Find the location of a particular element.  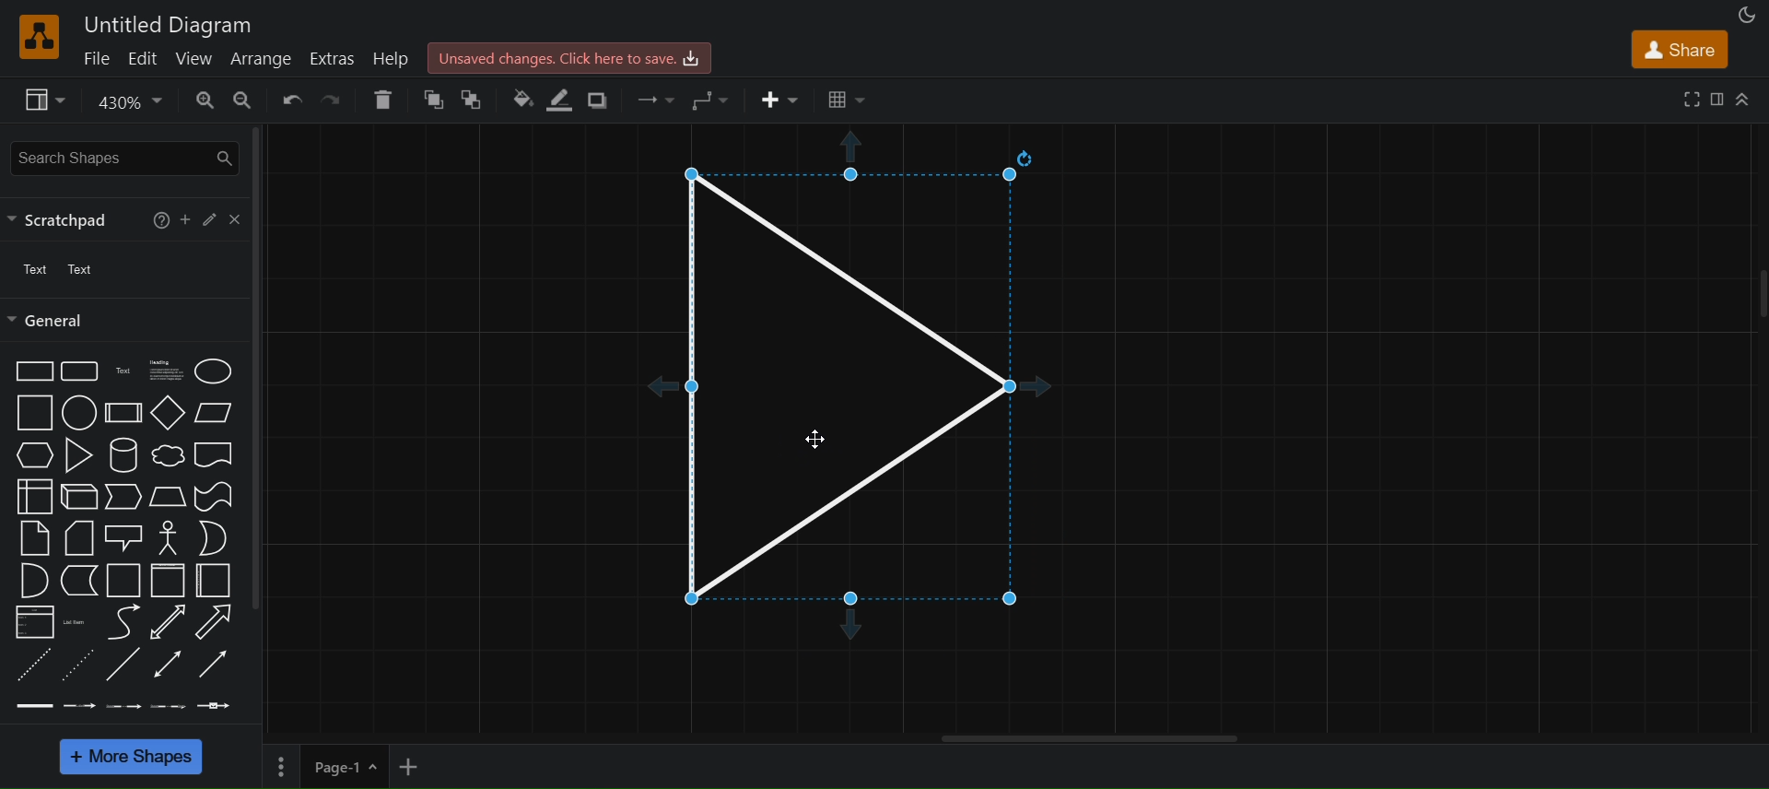

Cursor is located at coordinates (815, 438).